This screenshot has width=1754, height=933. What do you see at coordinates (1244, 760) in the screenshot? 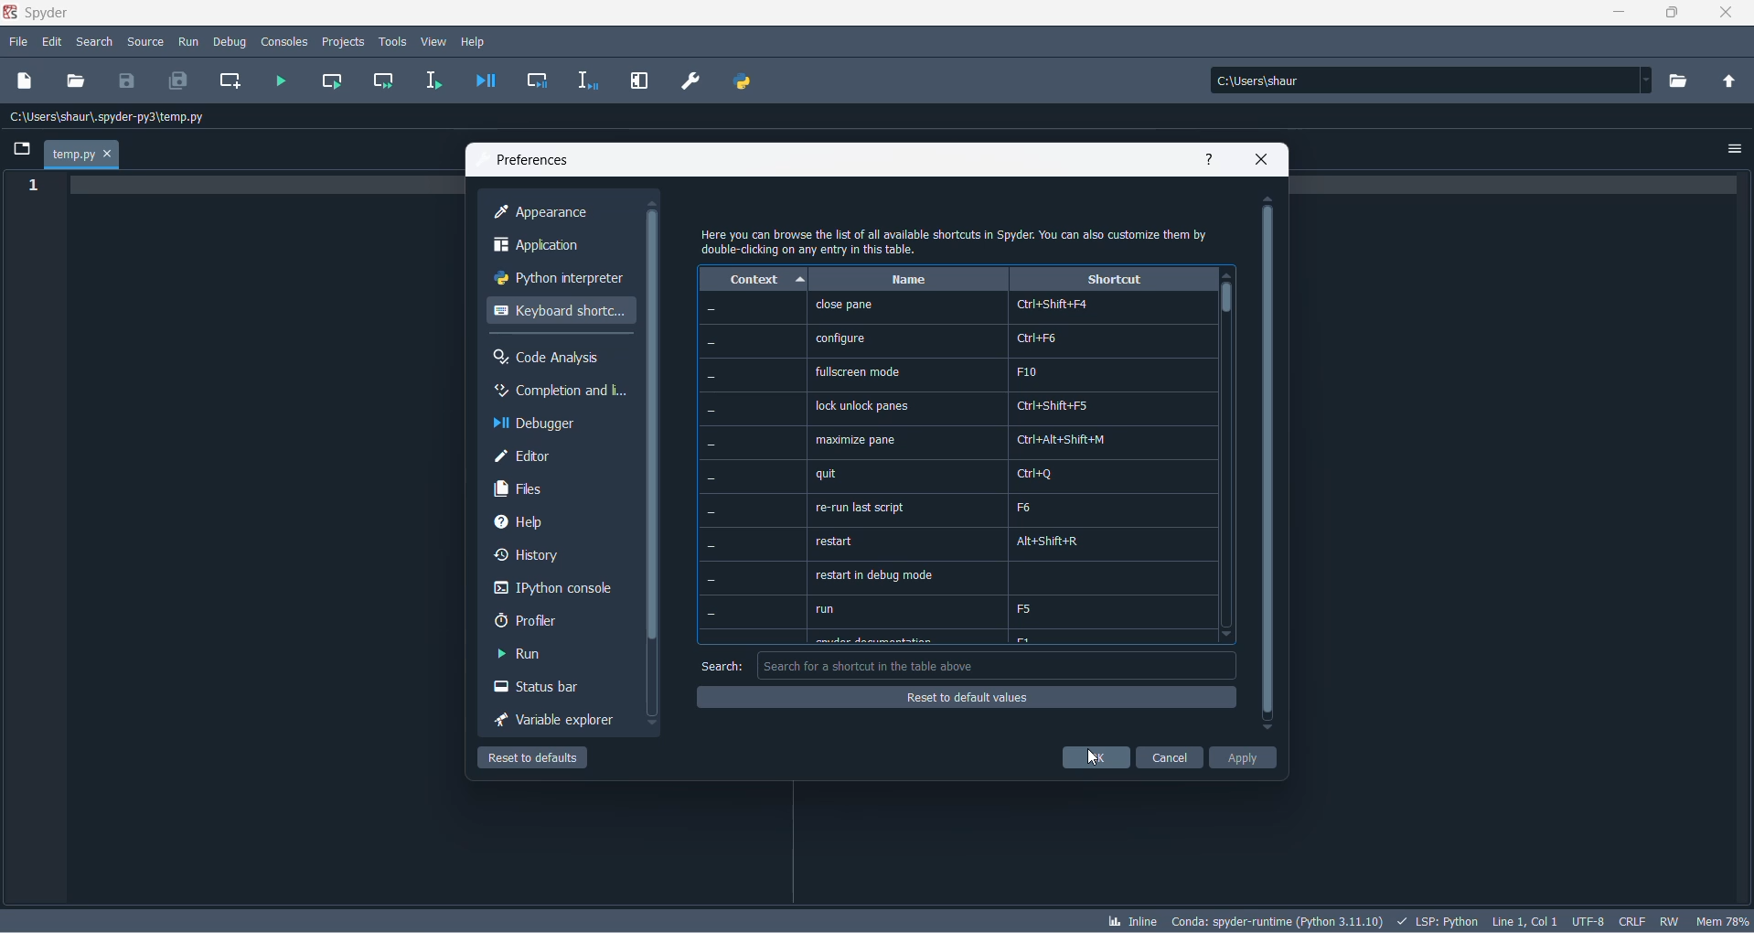
I see `apply` at bounding box center [1244, 760].